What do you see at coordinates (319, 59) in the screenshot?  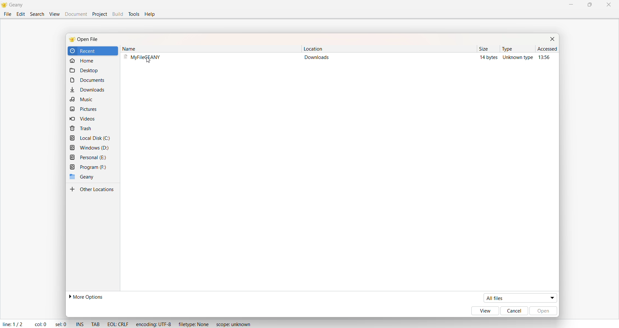 I see `downloads` at bounding box center [319, 59].